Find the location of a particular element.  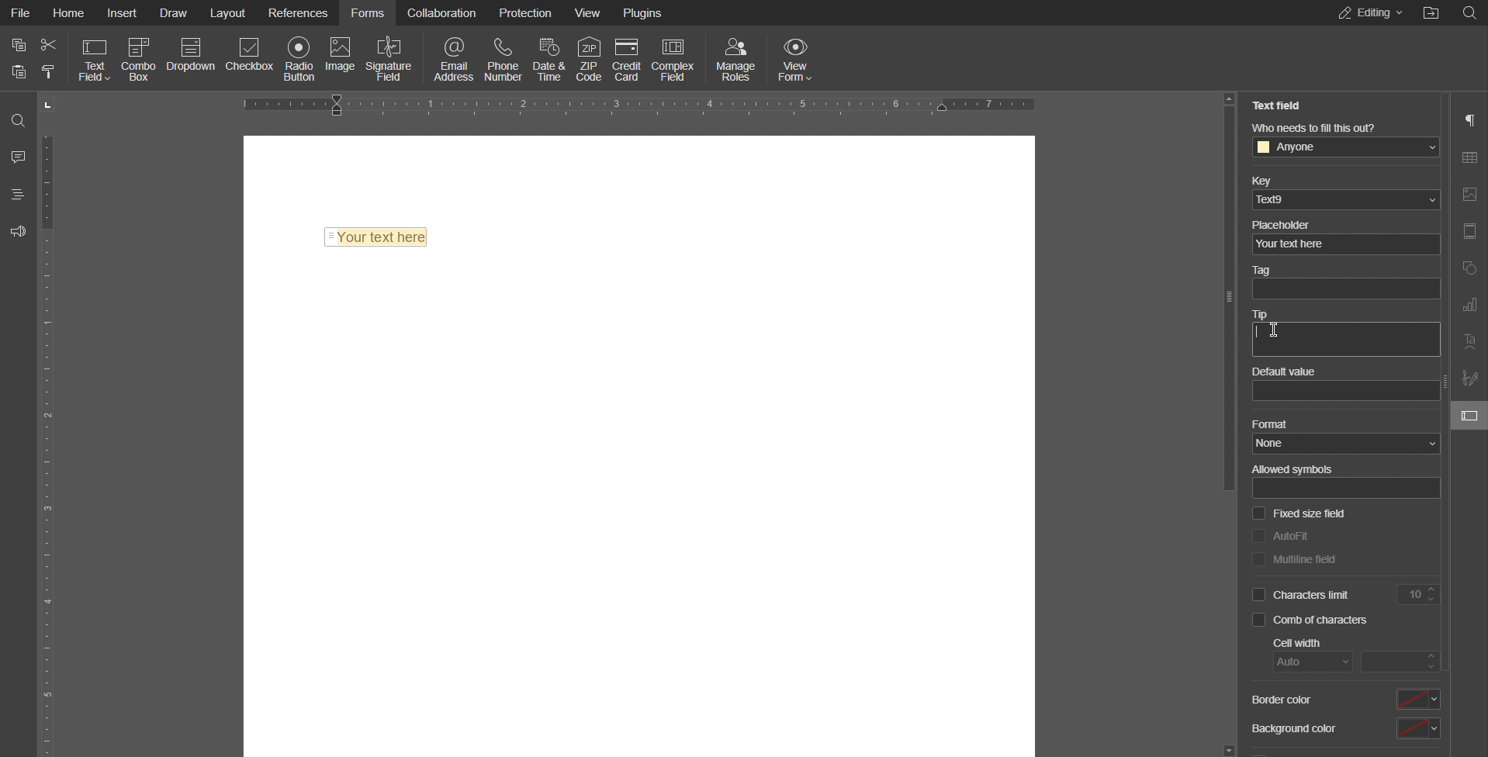

Key is located at coordinates (1271, 180).